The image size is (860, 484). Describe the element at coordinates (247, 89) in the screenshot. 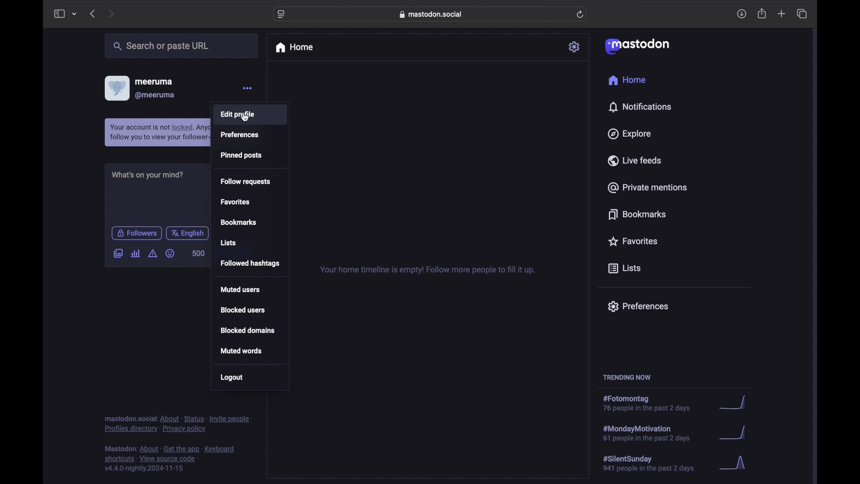

I see `moreoptions highlighted` at that location.